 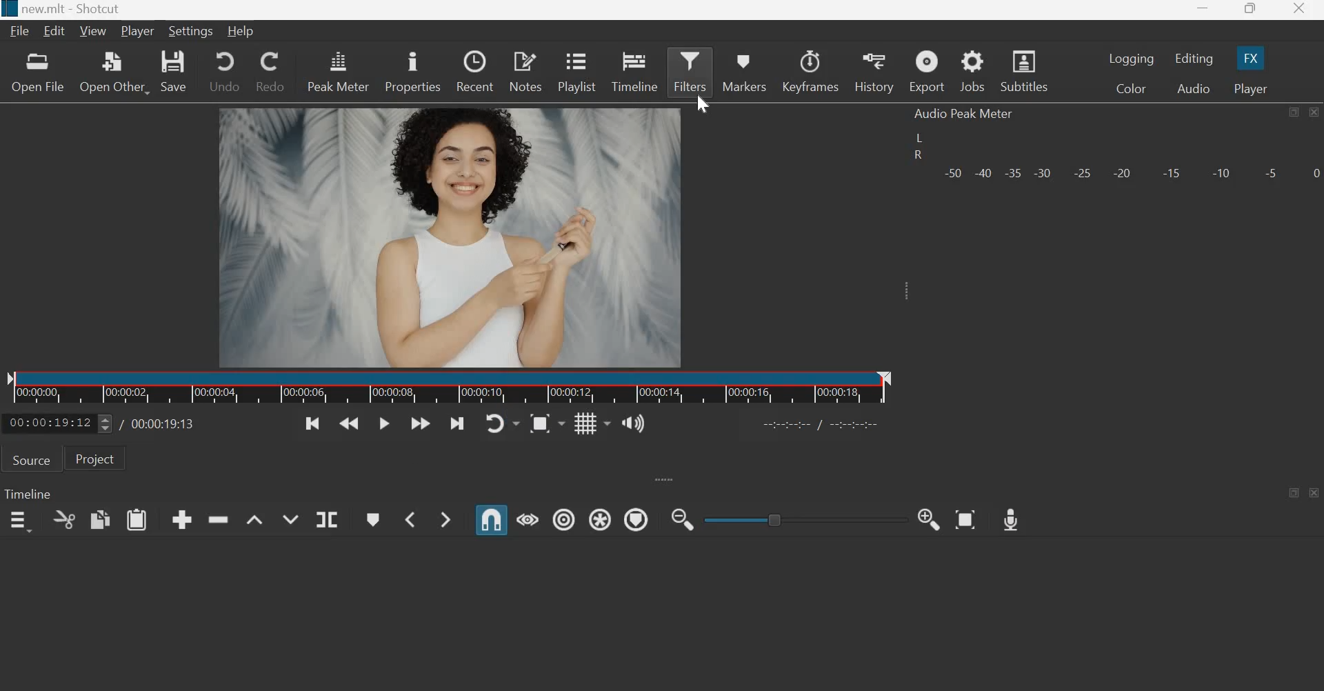 What do you see at coordinates (254, 519) in the screenshot?
I see `Lift` at bounding box center [254, 519].